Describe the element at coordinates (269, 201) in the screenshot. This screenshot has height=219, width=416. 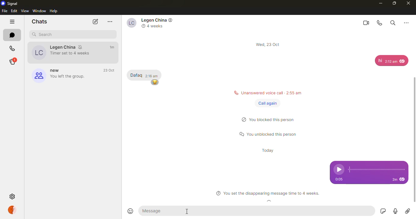
I see `expand` at that location.